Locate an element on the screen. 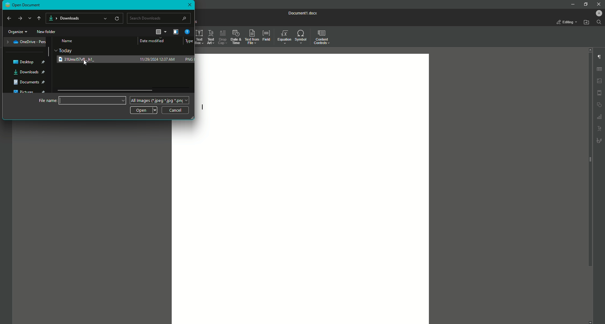 Image resolution: width=605 pixels, height=324 pixels. Profile is located at coordinates (598, 13).